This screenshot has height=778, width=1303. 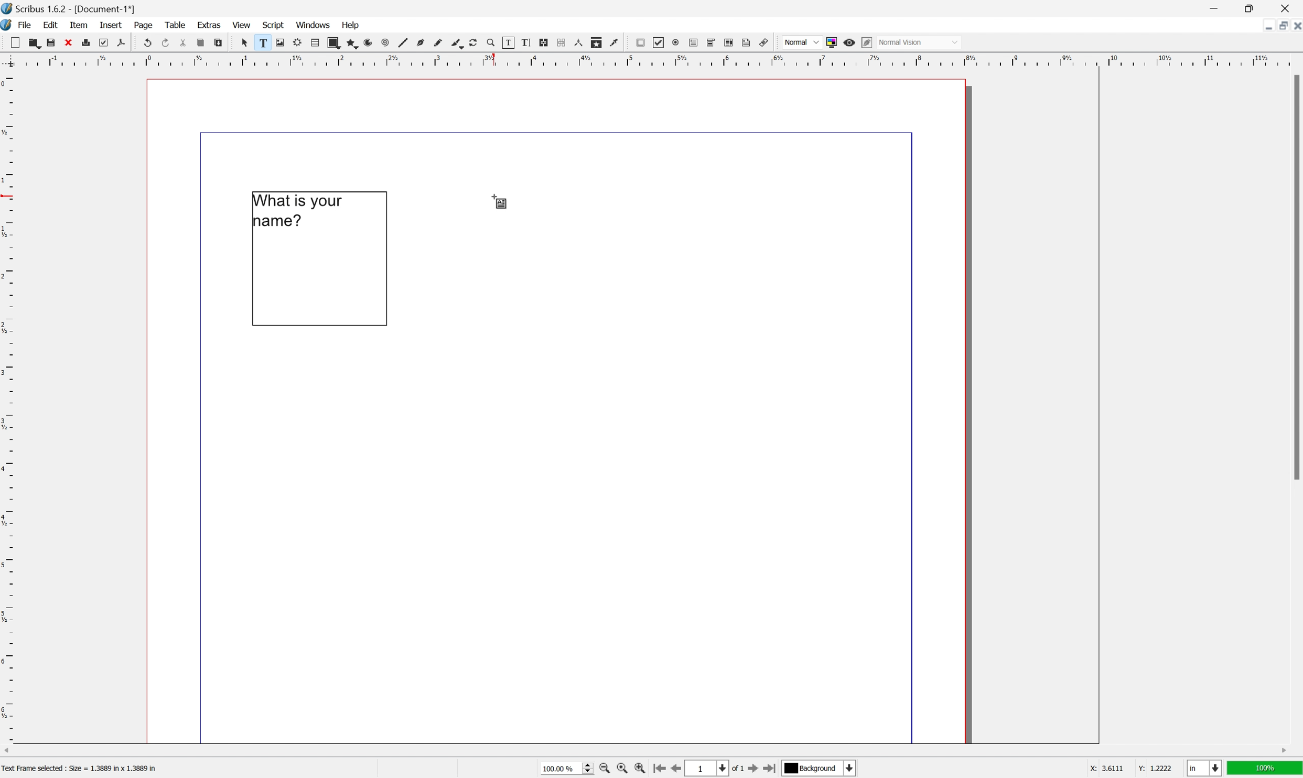 I want to click on scroll bar, so click(x=645, y=751).